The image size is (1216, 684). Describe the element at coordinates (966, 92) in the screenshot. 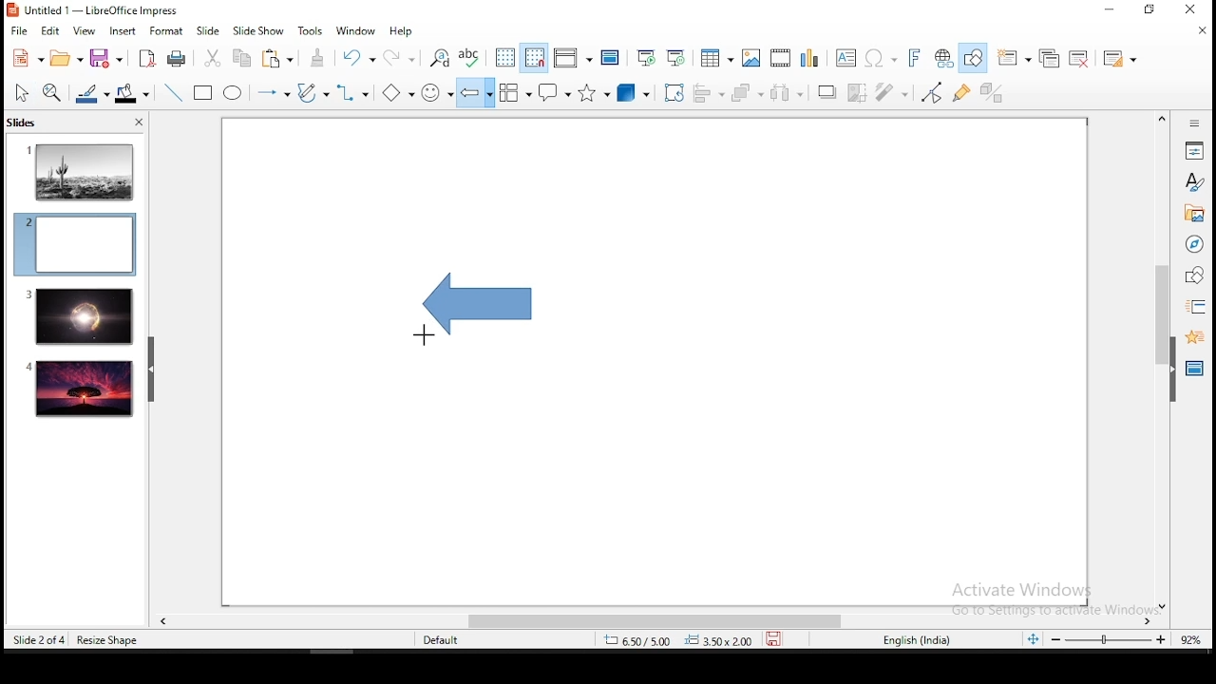

I see `show gluepoint functions` at that location.